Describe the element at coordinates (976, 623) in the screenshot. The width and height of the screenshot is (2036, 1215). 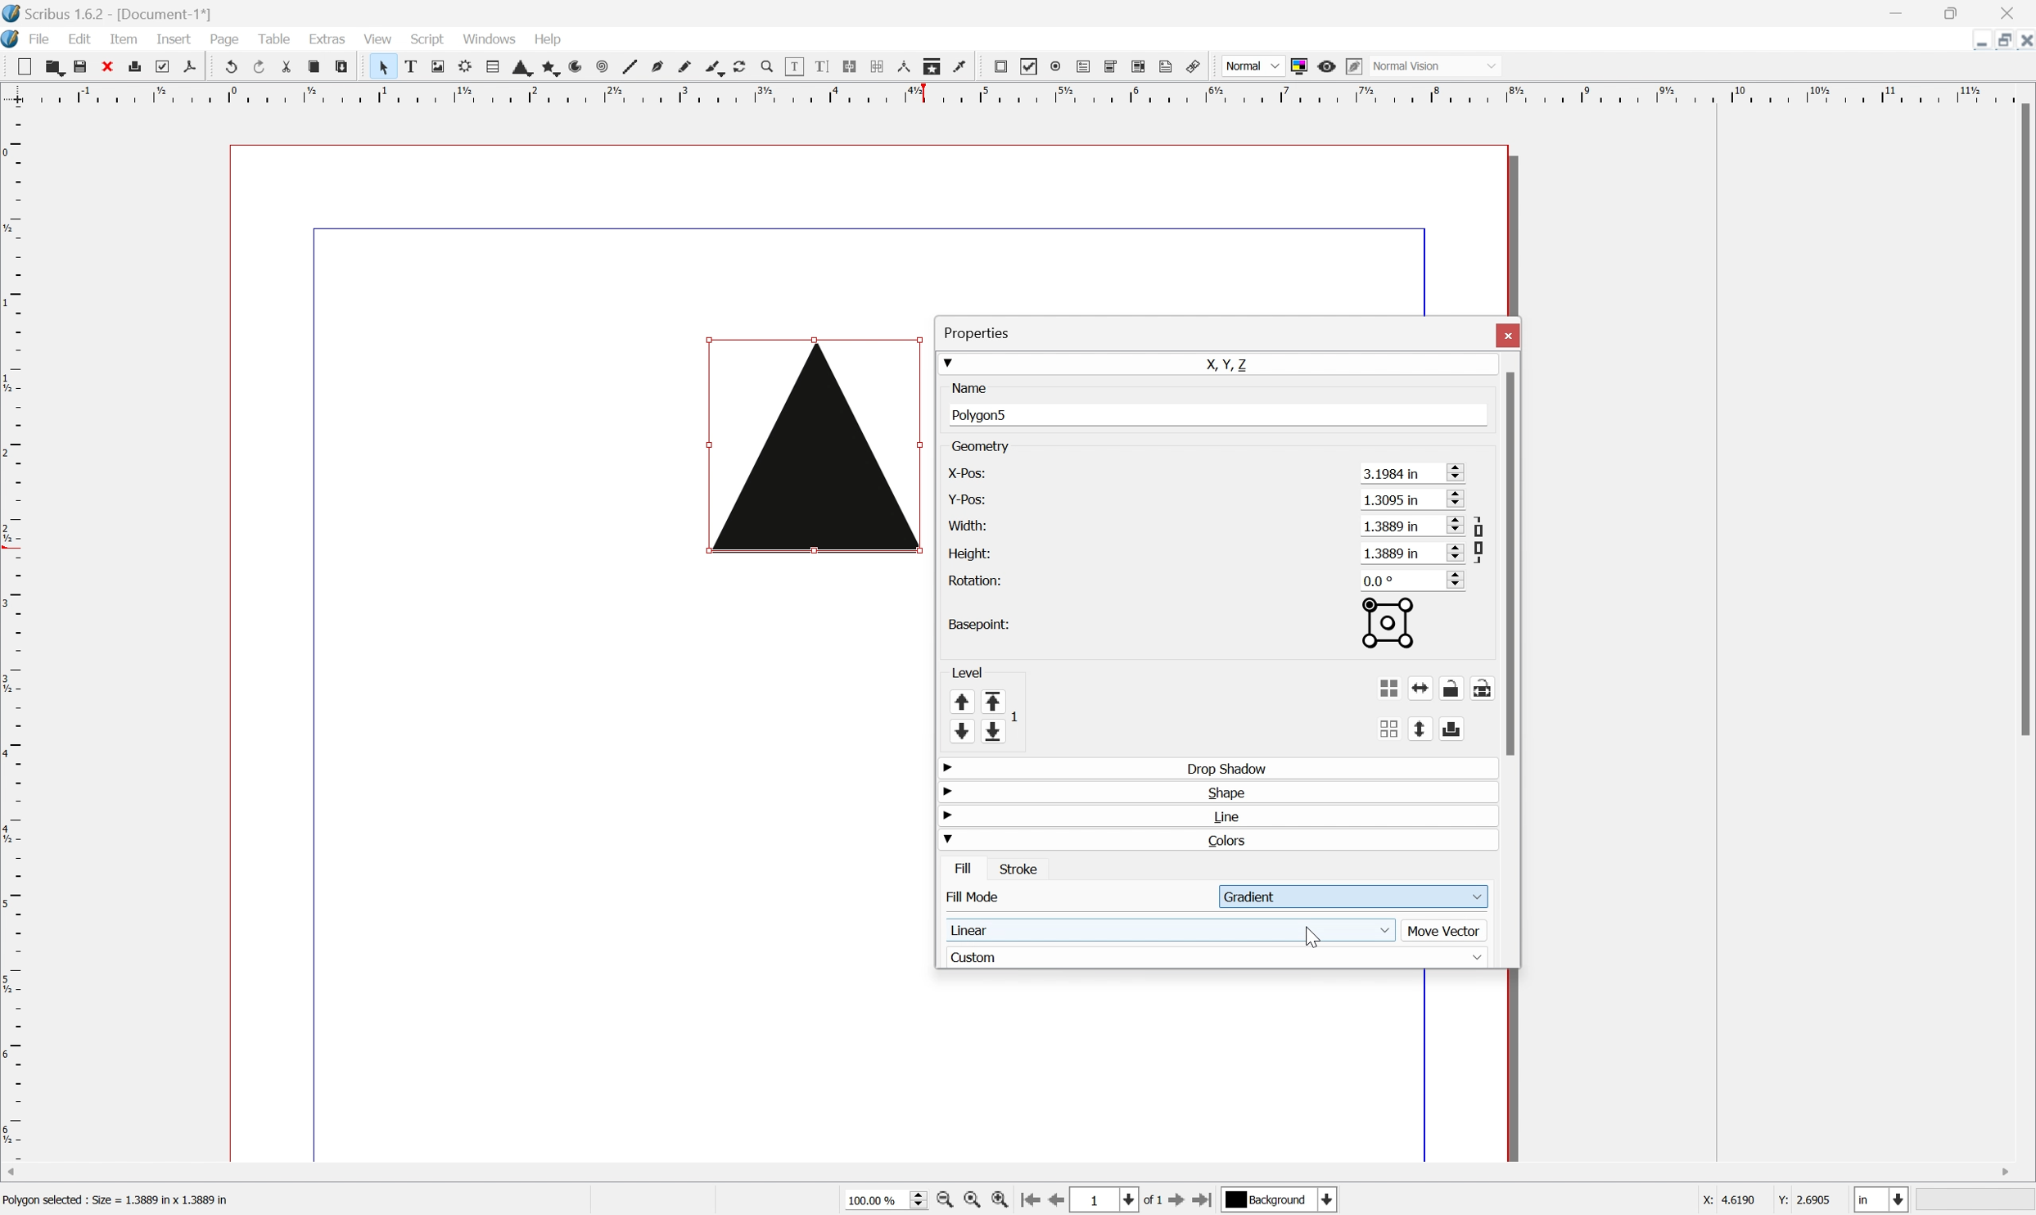
I see `Basepoint:` at that location.